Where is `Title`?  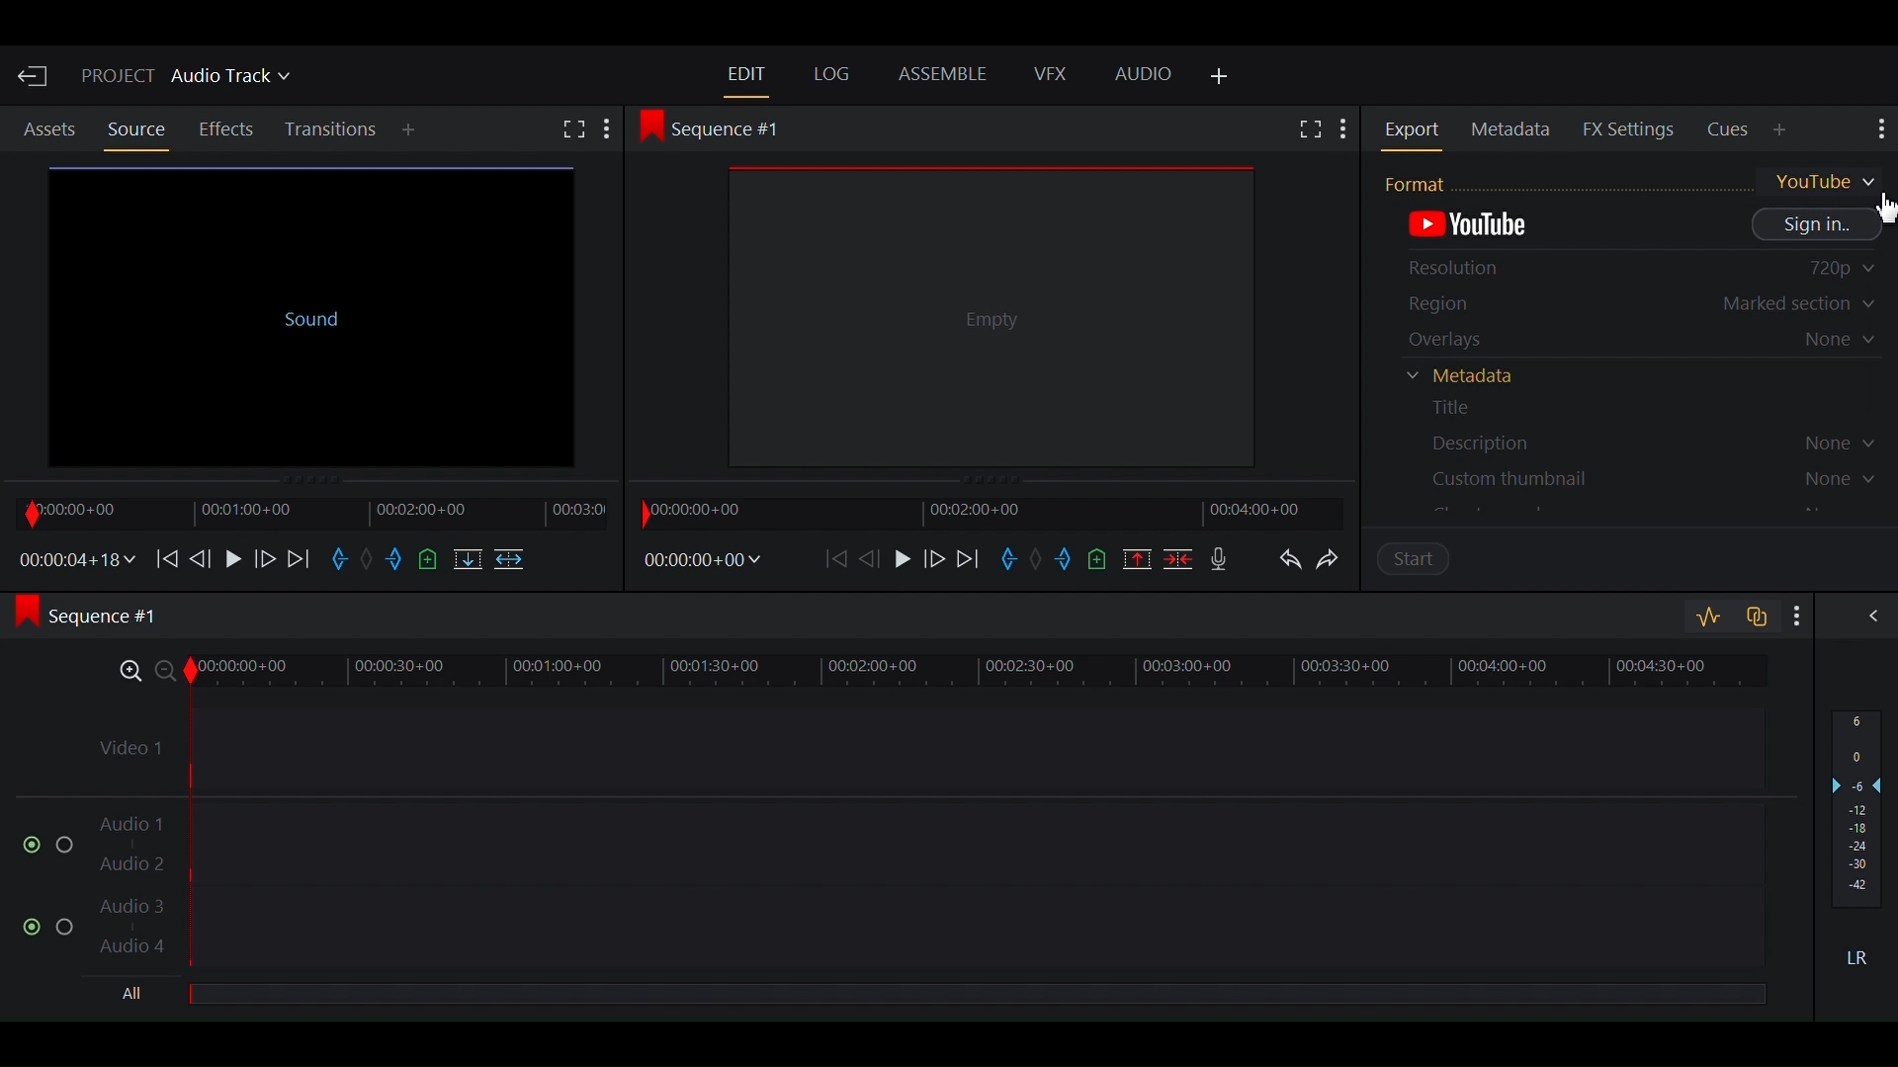
Title is located at coordinates (1470, 409).